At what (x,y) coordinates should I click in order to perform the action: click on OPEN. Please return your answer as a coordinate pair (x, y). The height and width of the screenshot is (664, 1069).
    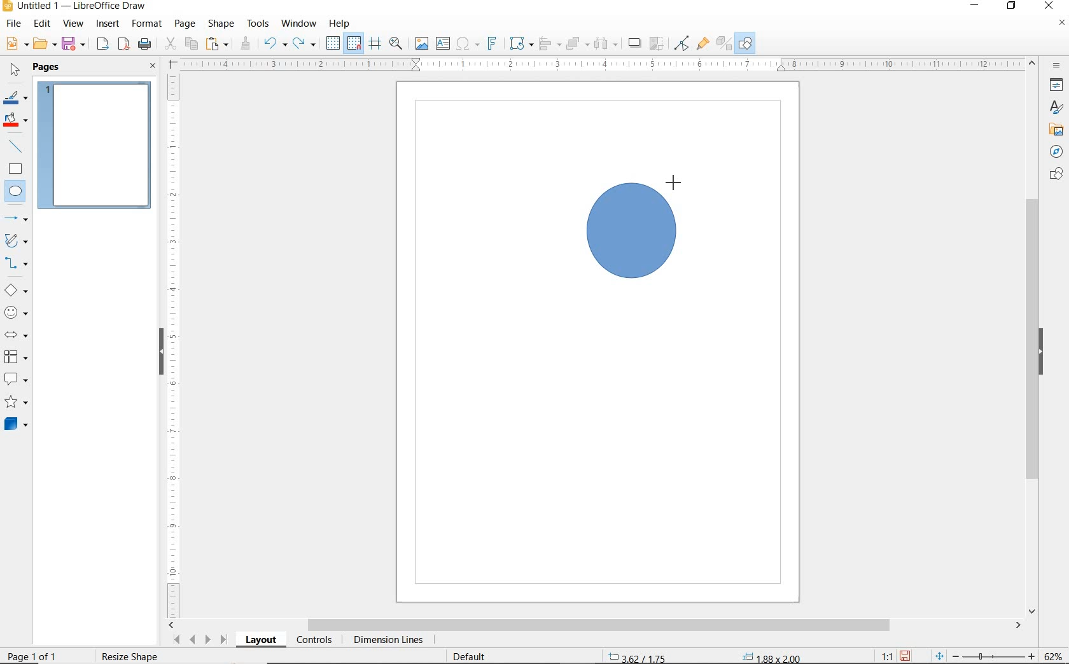
    Looking at the image, I should click on (45, 45).